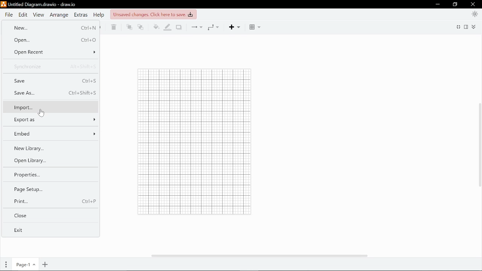  What do you see at coordinates (48, 229) in the screenshot?
I see `Exit` at bounding box center [48, 229].